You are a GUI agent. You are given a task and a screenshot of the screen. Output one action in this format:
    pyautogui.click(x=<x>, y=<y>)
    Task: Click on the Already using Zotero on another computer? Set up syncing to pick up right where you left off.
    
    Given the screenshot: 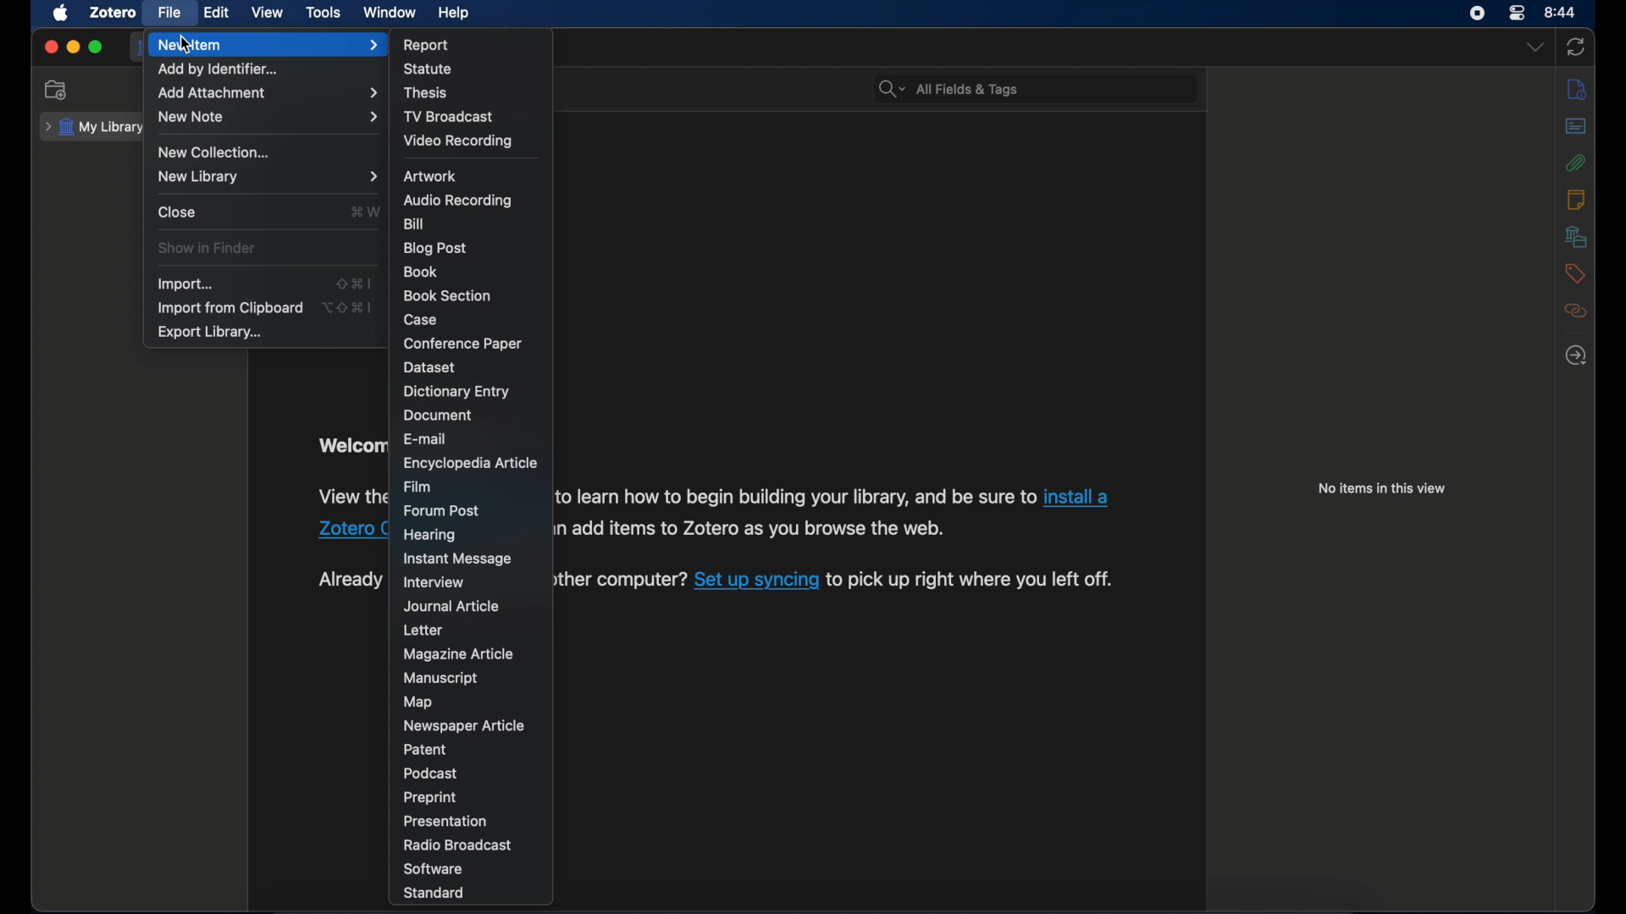 What is the action you would take?
    pyautogui.click(x=620, y=581)
    